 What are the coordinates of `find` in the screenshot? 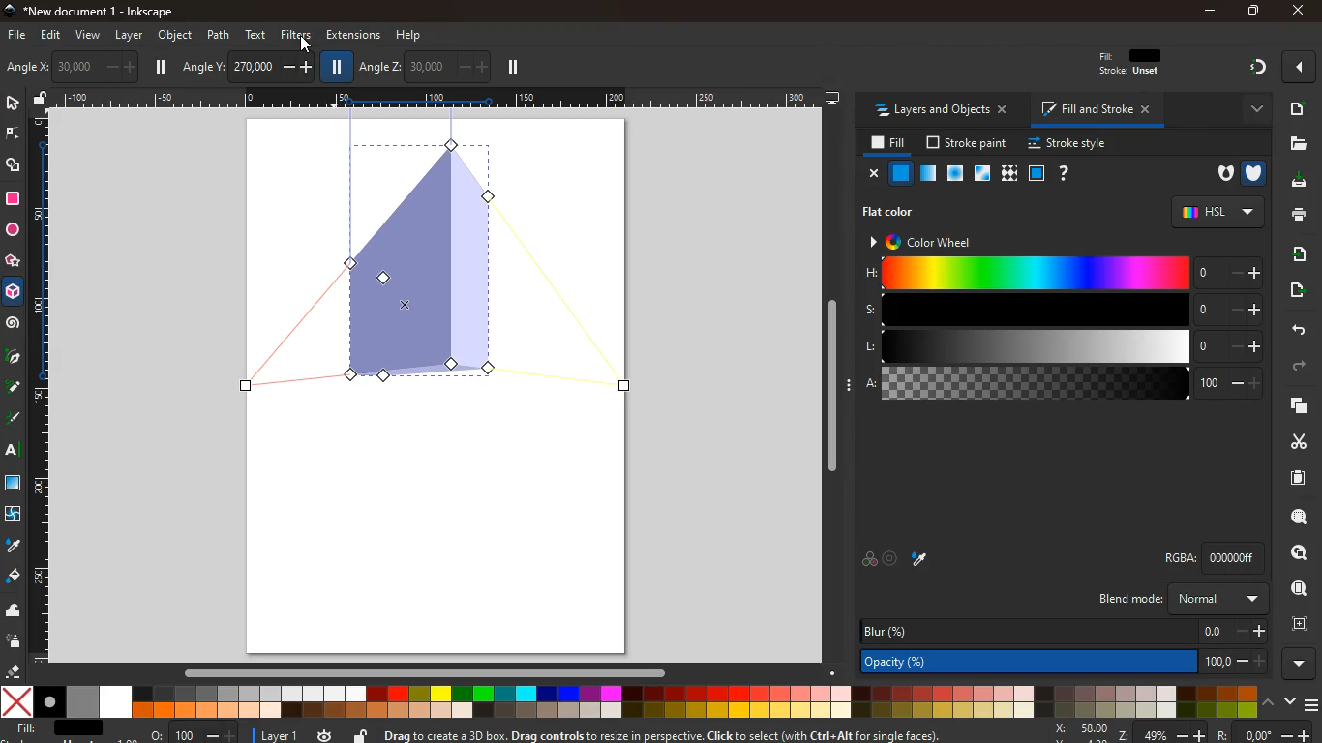 It's located at (1300, 552).